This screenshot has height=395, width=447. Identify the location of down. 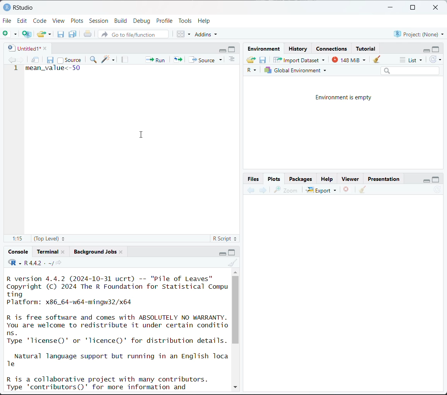
(235, 386).